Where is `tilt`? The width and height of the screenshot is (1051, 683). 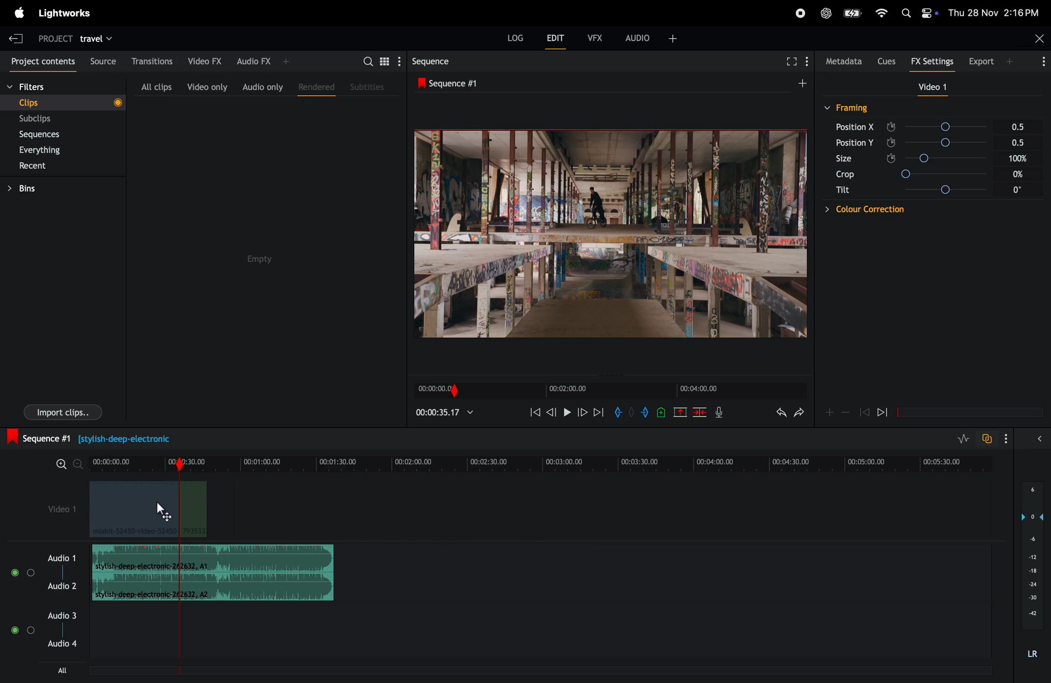 tilt is located at coordinates (843, 192).